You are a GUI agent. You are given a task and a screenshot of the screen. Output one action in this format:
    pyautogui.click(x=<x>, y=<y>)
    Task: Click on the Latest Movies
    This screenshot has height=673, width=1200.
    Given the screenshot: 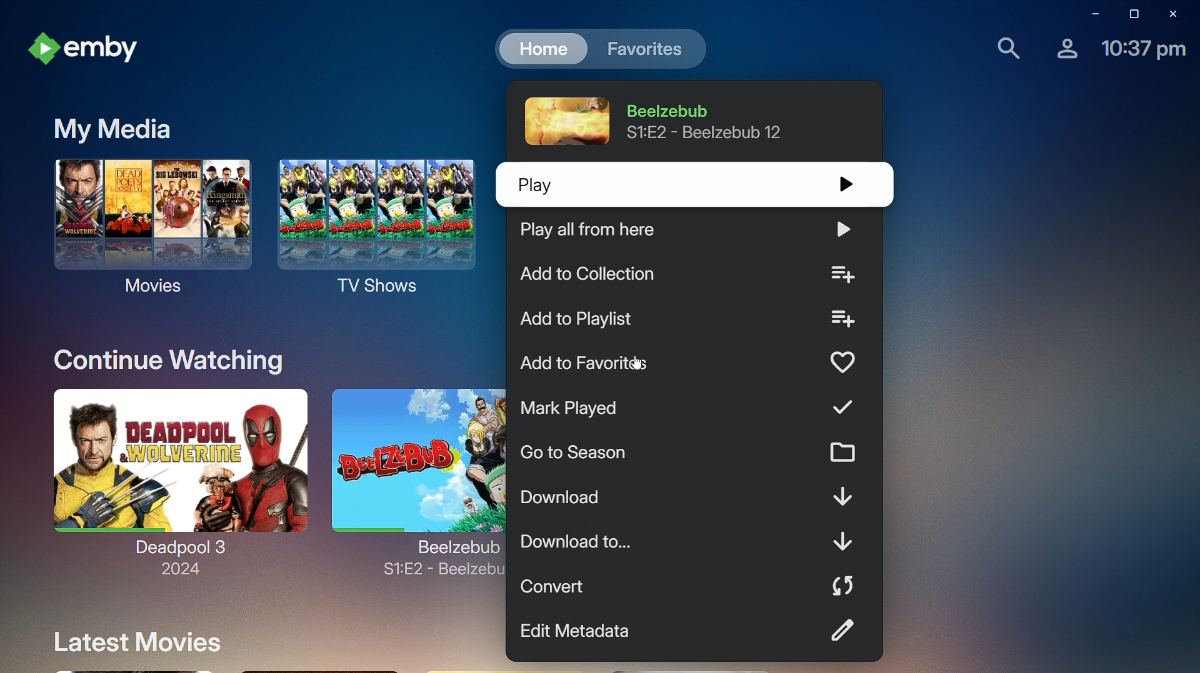 What is the action you would take?
    pyautogui.click(x=137, y=641)
    